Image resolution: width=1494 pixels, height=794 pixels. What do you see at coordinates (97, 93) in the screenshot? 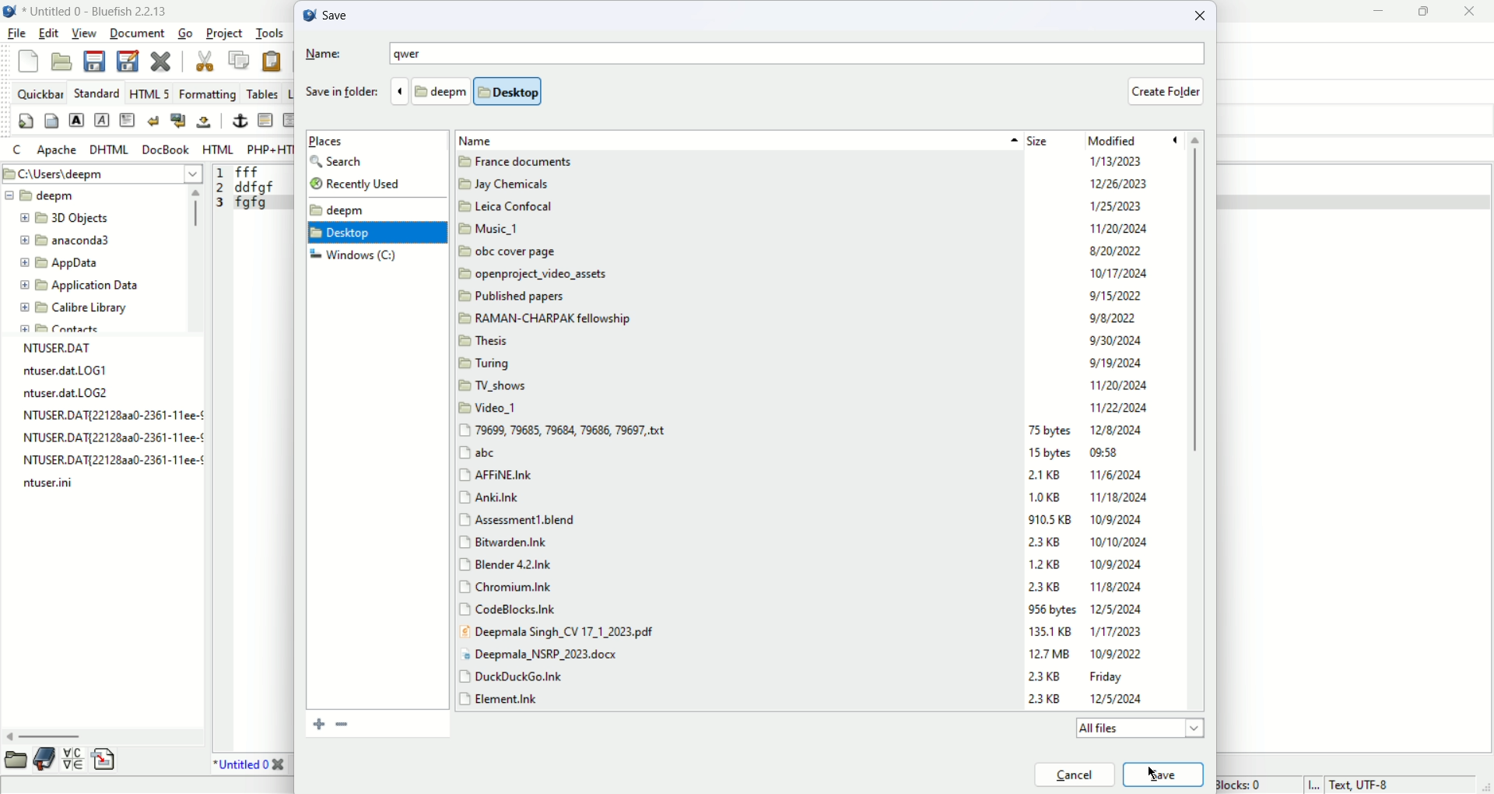
I see `Standard` at bounding box center [97, 93].